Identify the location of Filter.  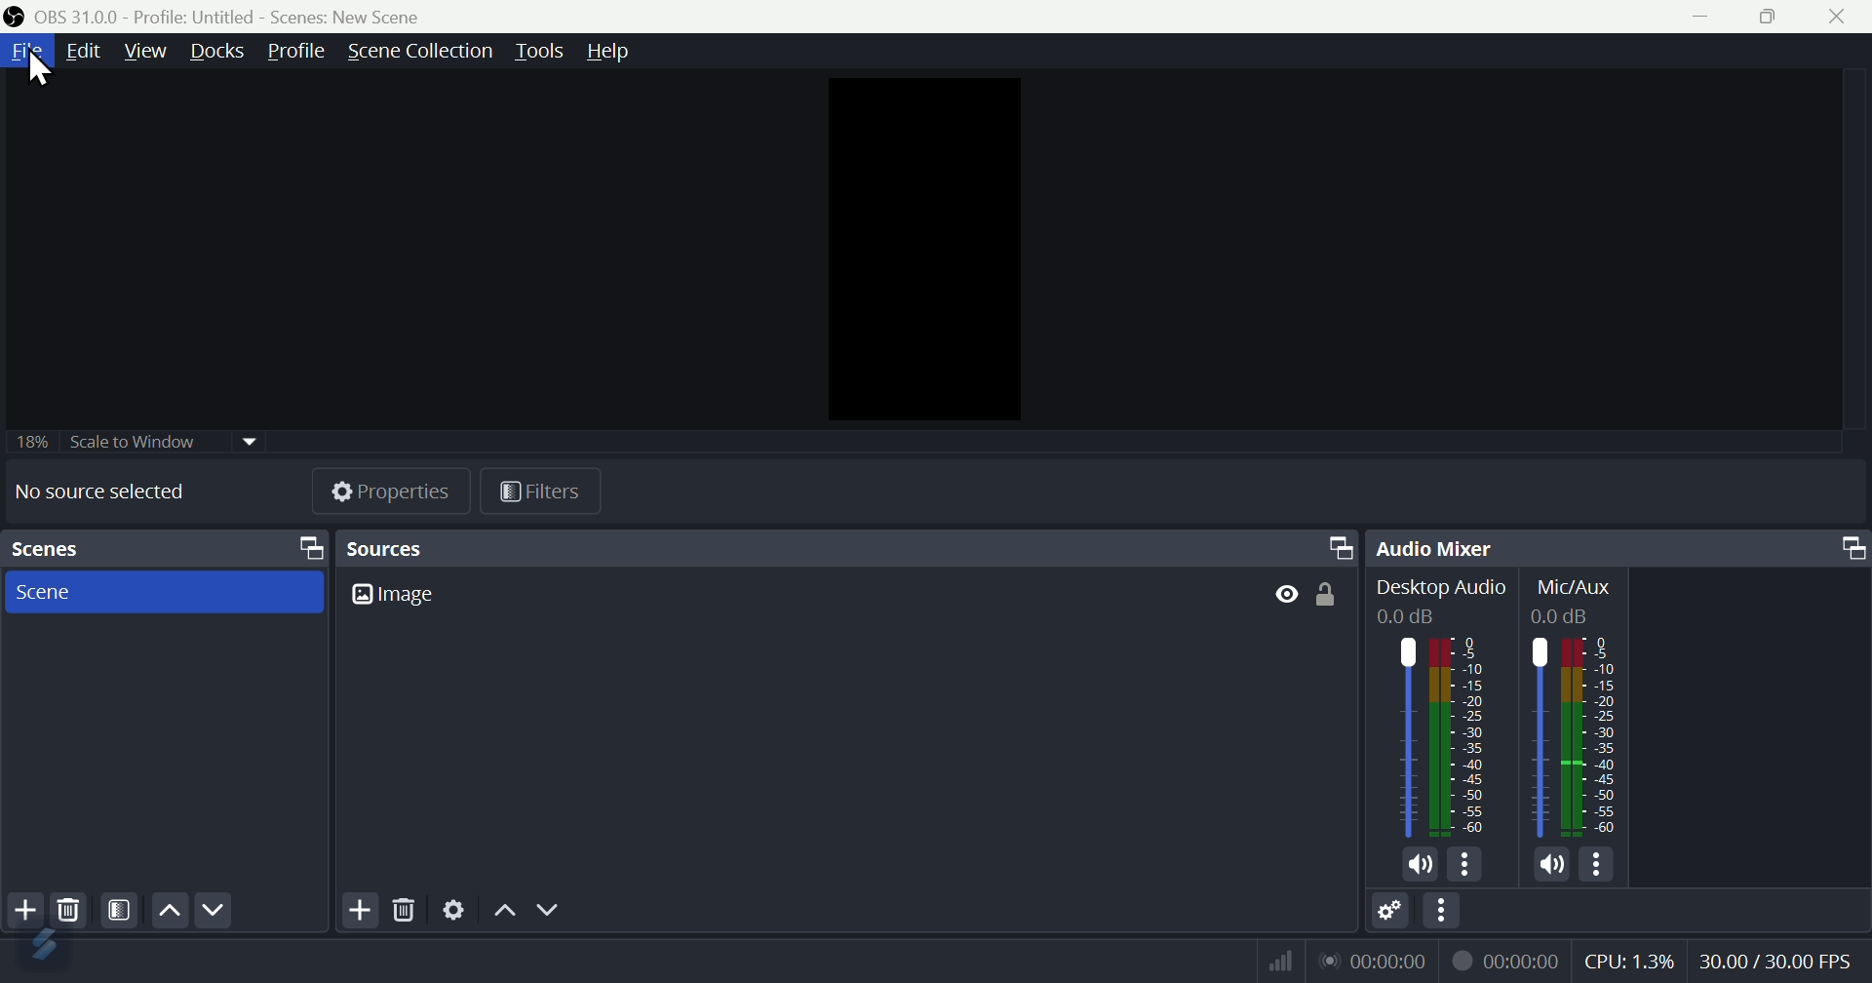
(120, 911).